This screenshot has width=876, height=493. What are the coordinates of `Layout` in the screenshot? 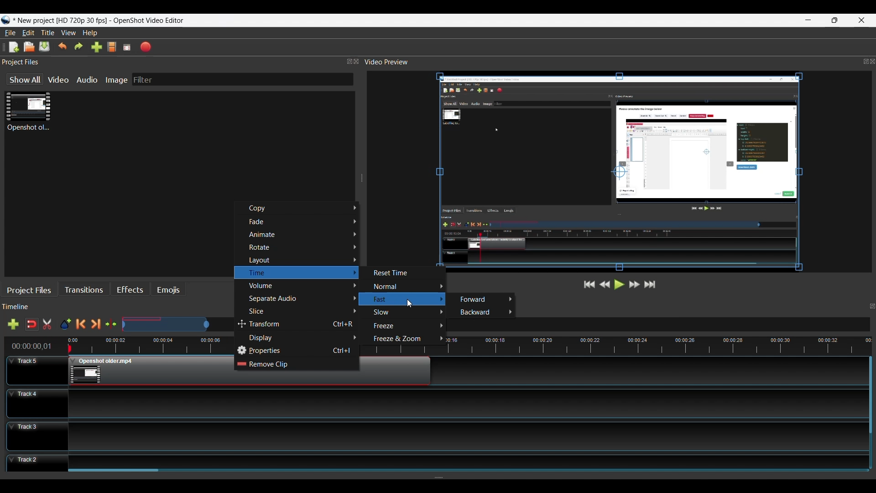 It's located at (302, 260).